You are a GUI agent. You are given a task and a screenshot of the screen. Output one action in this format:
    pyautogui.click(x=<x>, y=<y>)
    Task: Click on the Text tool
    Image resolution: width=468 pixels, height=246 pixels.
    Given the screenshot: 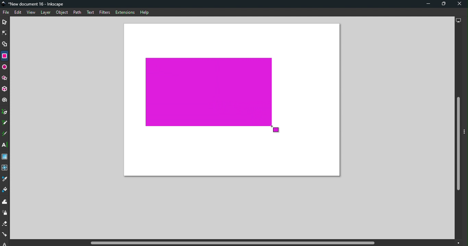 What is the action you would take?
    pyautogui.click(x=5, y=145)
    